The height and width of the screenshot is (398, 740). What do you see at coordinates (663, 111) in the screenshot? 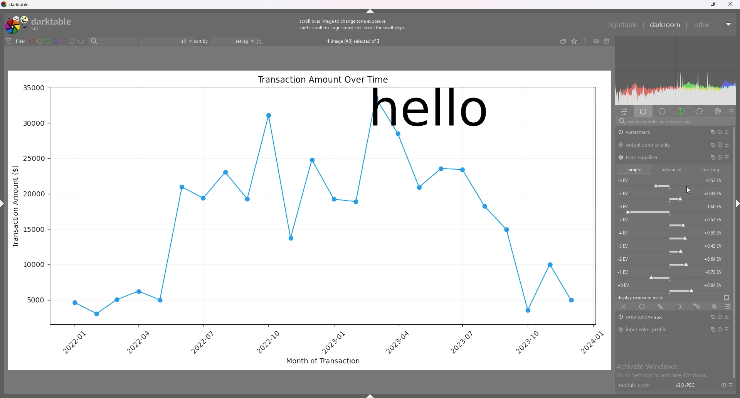
I see `base` at bounding box center [663, 111].